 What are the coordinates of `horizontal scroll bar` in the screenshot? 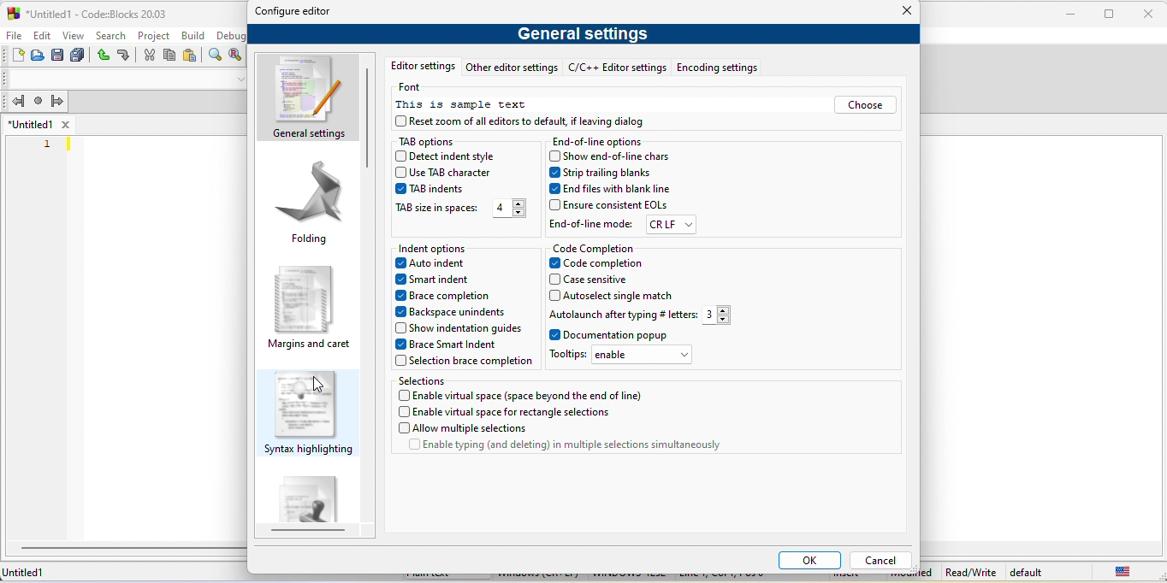 It's located at (133, 548).